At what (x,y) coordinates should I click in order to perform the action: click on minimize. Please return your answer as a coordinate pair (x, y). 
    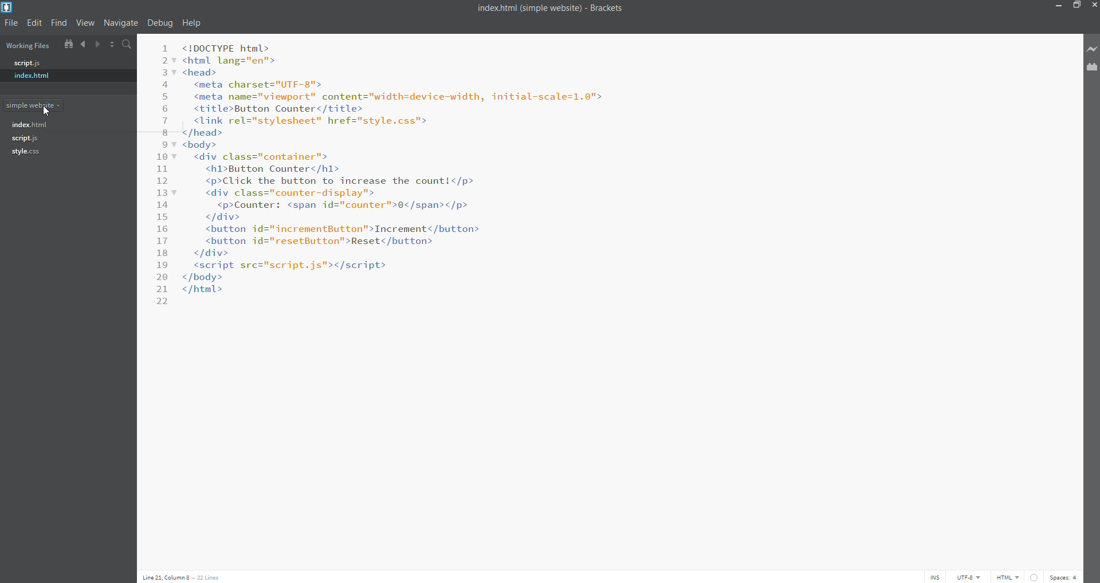
    Looking at the image, I should click on (1055, 6).